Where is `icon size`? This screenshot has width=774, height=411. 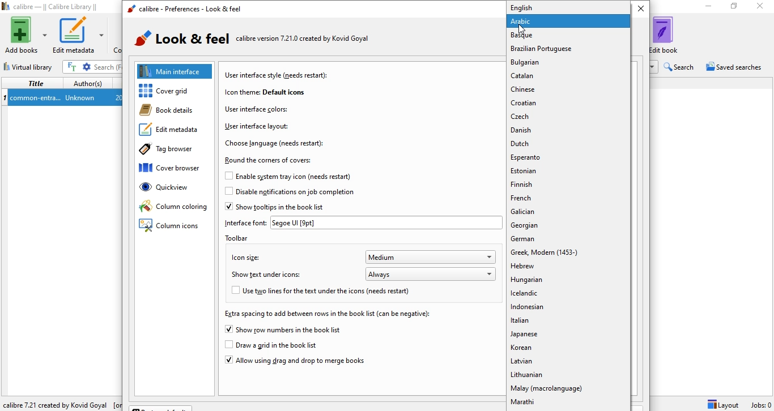
icon size is located at coordinates (244, 256).